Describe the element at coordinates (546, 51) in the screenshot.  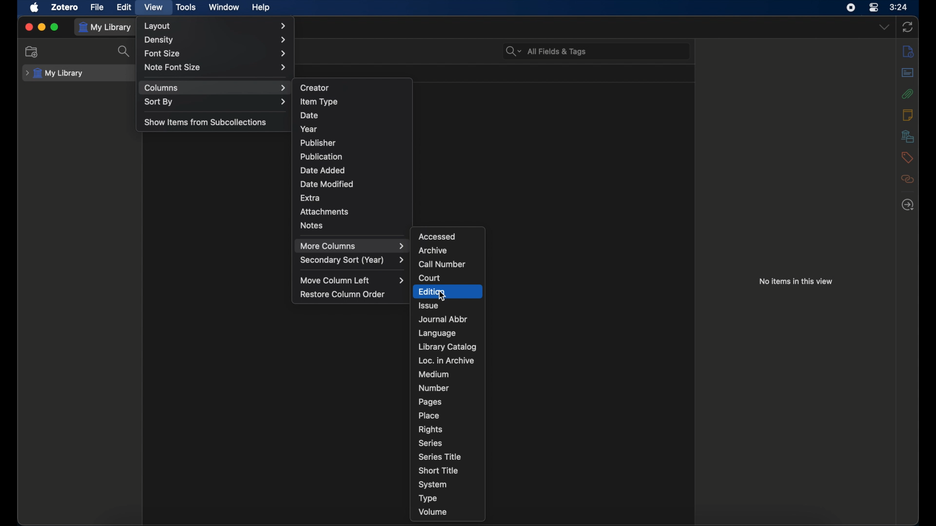
I see `all fields & tags` at that location.